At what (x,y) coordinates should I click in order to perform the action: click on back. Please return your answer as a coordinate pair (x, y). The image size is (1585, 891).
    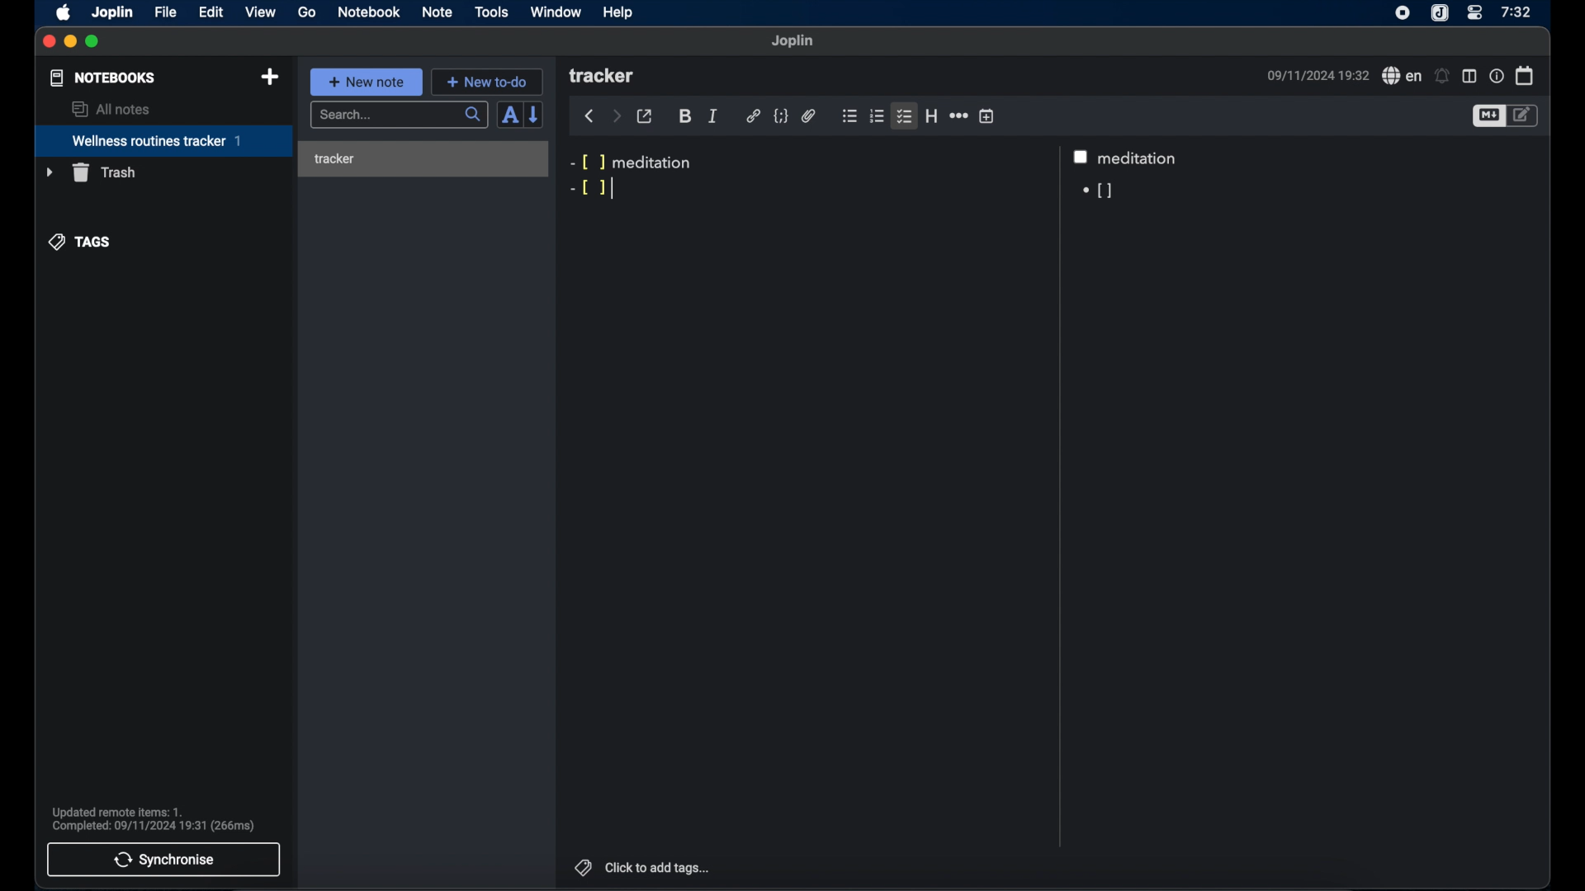
    Looking at the image, I should click on (589, 116).